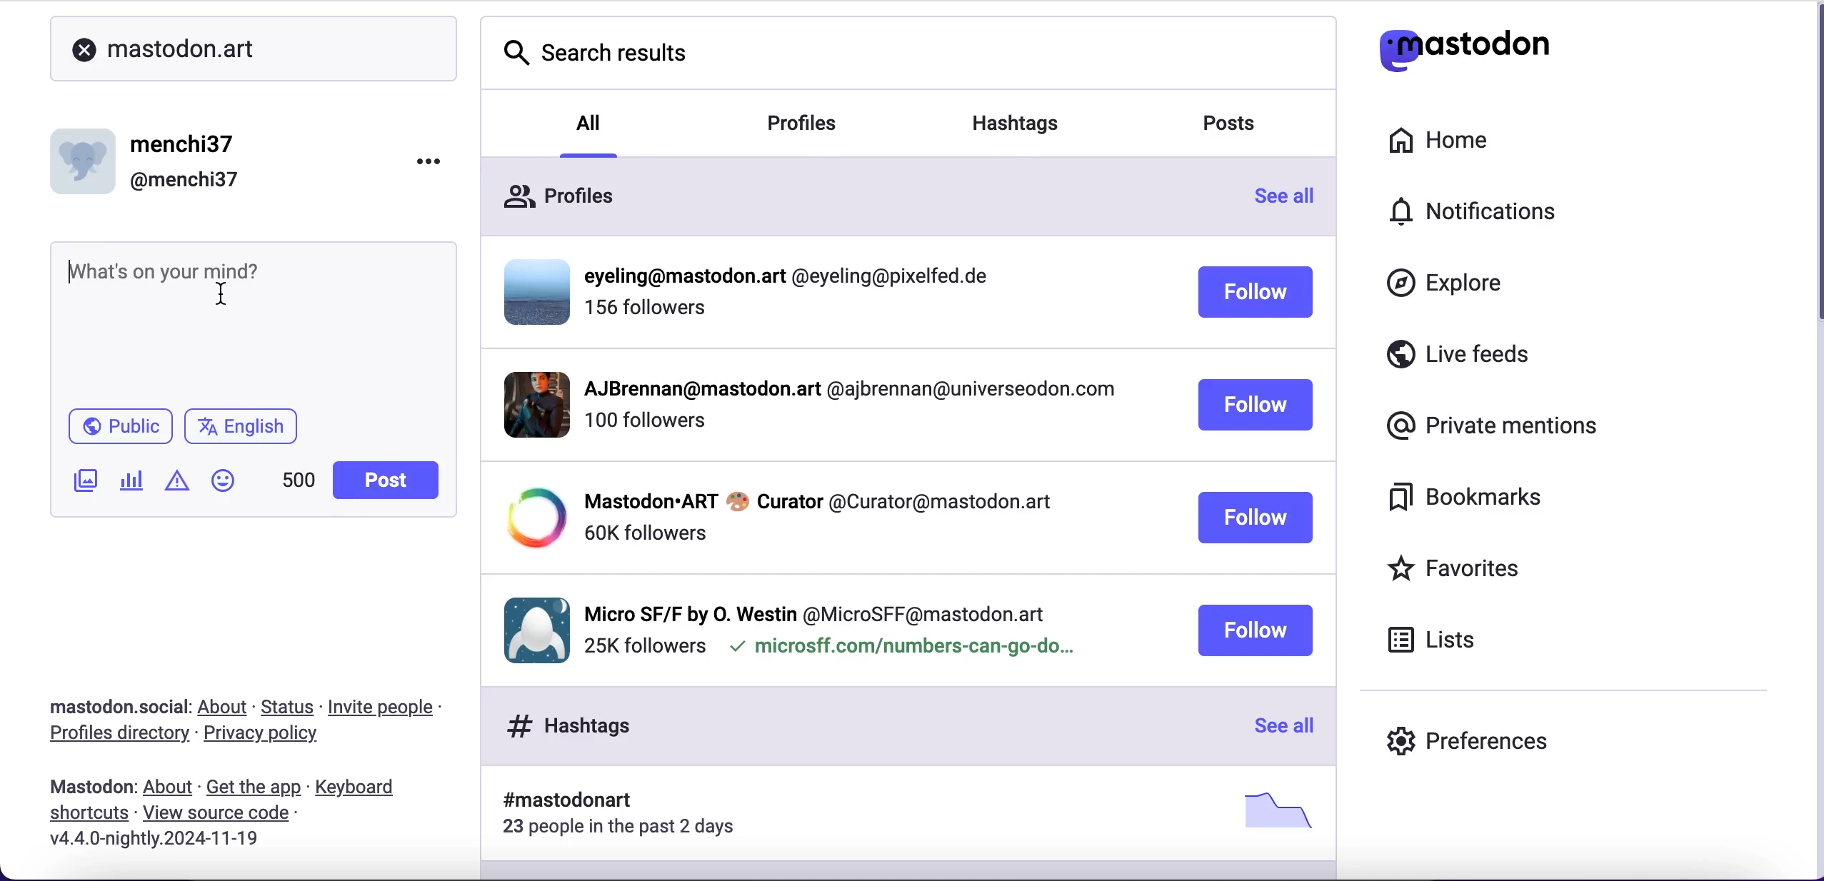 This screenshot has width=1824, height=881. Describe the element at coordinates (179, 483) in the screenshot. I see `add warning` at that location.